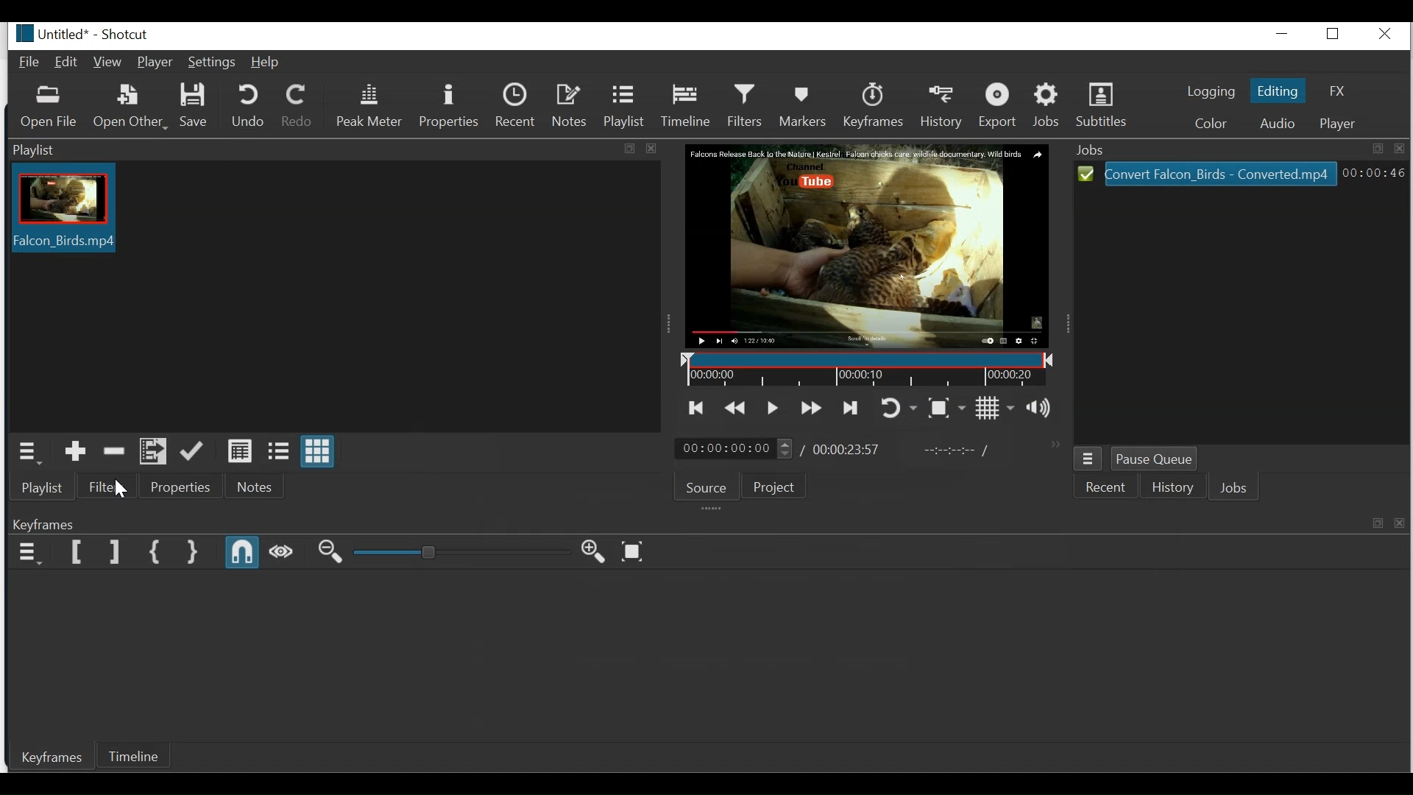  I want to click on Properties, so click(179, 488).